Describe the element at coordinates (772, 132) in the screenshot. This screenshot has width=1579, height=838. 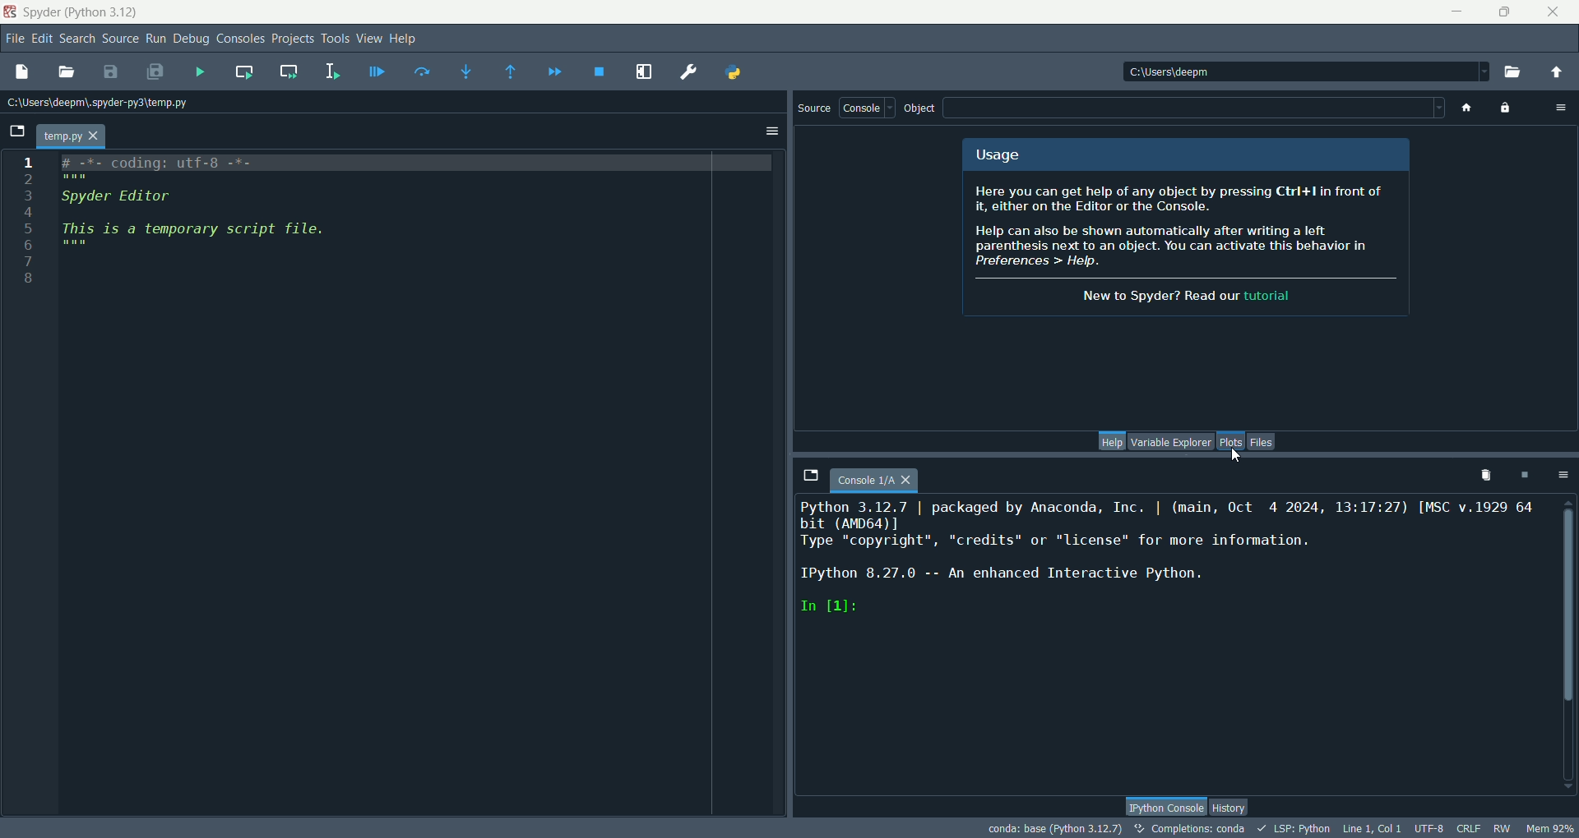
I see `options` at that location.